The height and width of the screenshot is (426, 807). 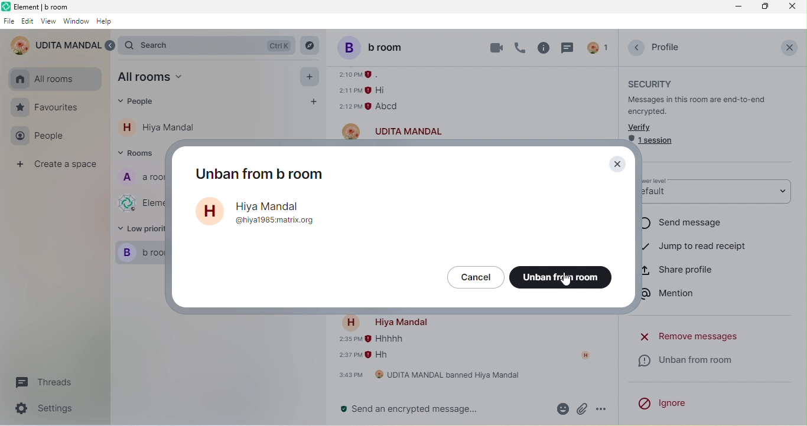 I want to click on low priority, so click(x=141, y=229).